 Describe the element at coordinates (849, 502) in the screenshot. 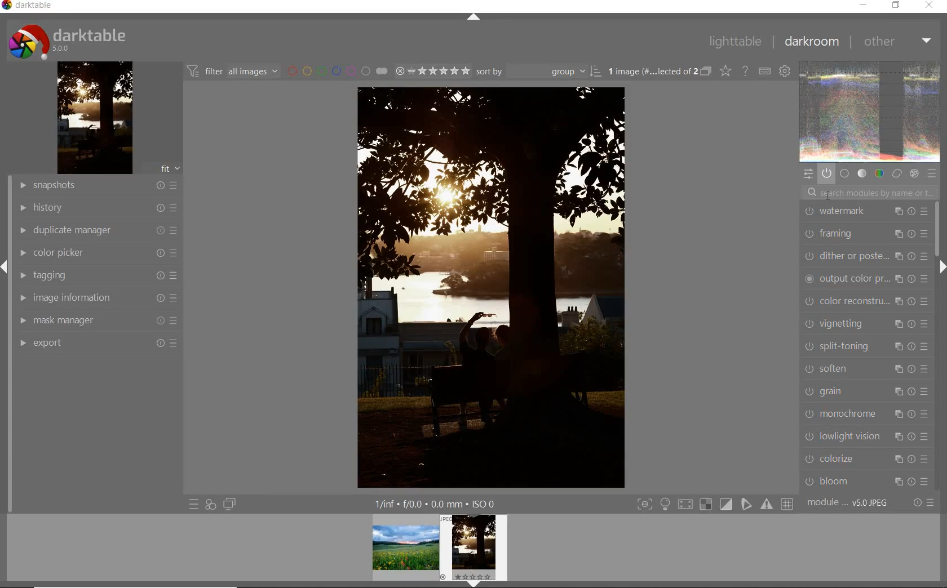

I see `module... v5.0 JPEG` at that location.